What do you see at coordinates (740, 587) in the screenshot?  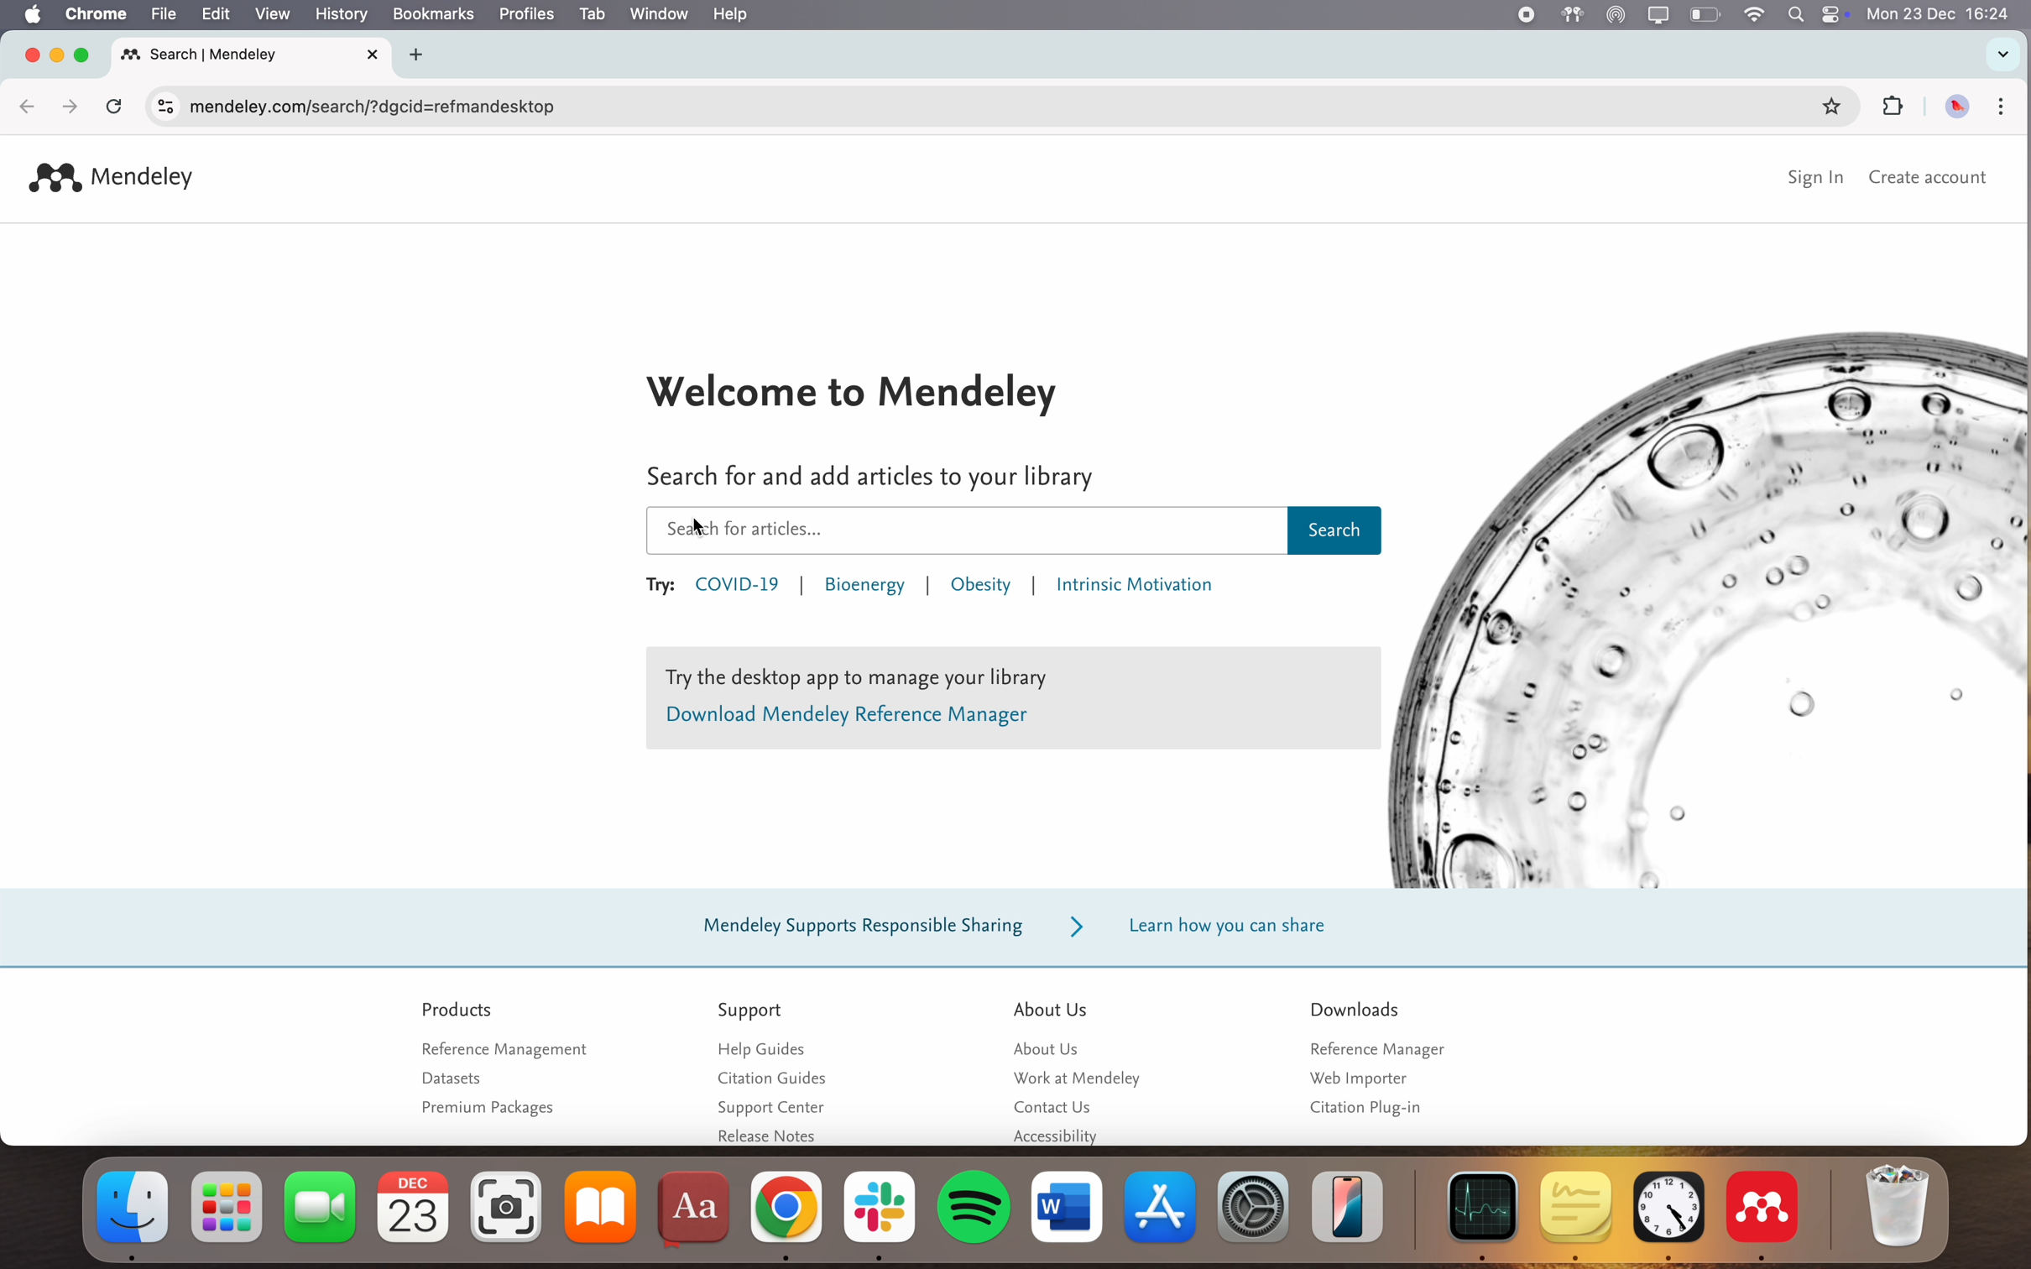 I see `covid-19` at bounding box center [740, 587].